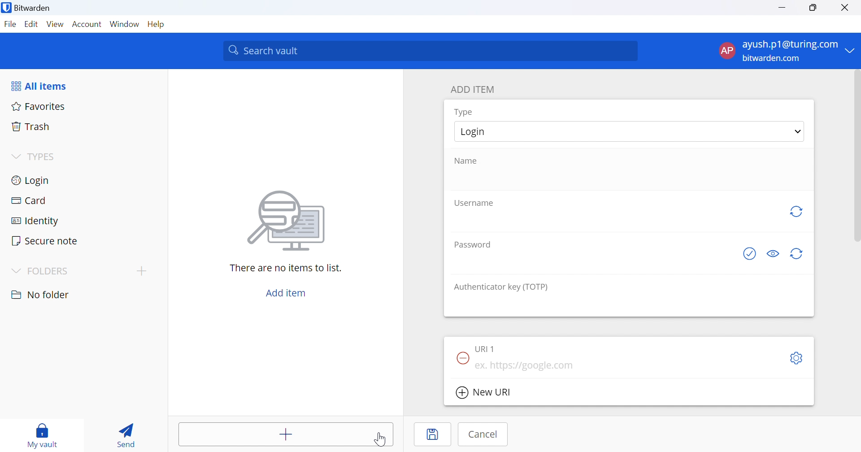 This screenshot has width=861, height=452. I want to click on No folder, so click(41, 295).